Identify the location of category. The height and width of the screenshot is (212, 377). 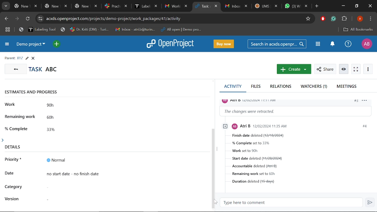
(14, 187).